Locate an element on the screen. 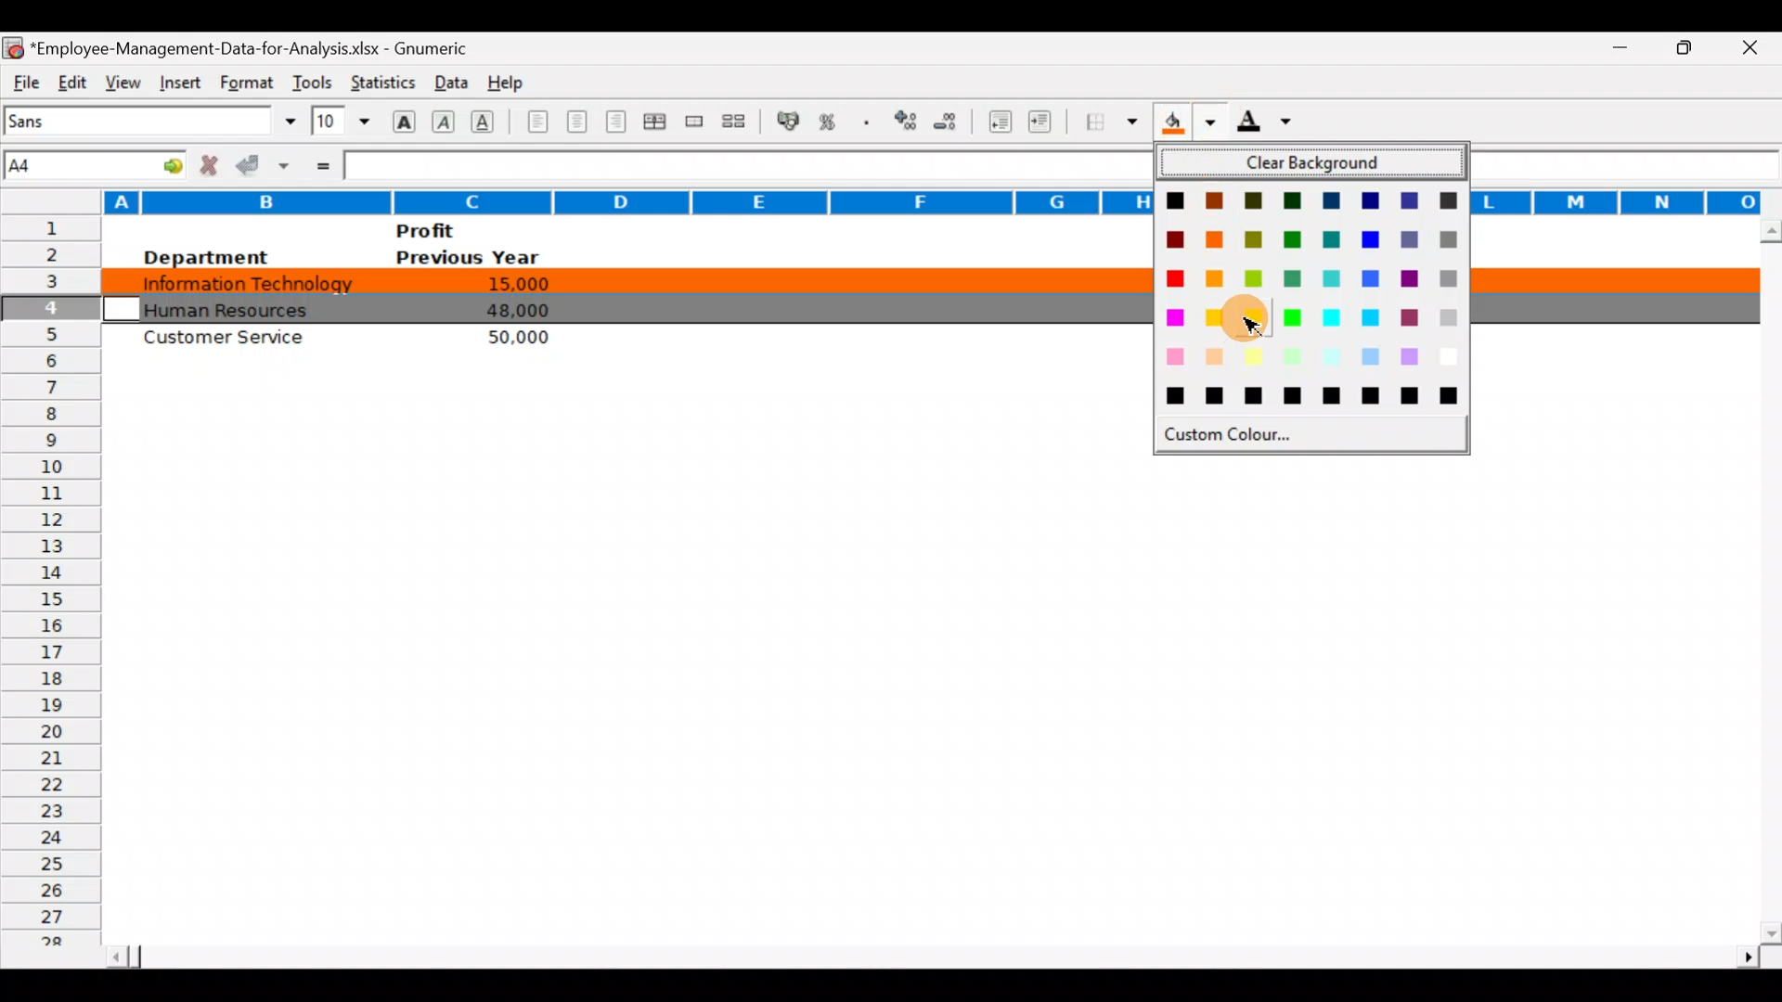  *Employee-Management-Data-for-Analysis.xlsx - Gnumeric is located at coordinates (261, 45).